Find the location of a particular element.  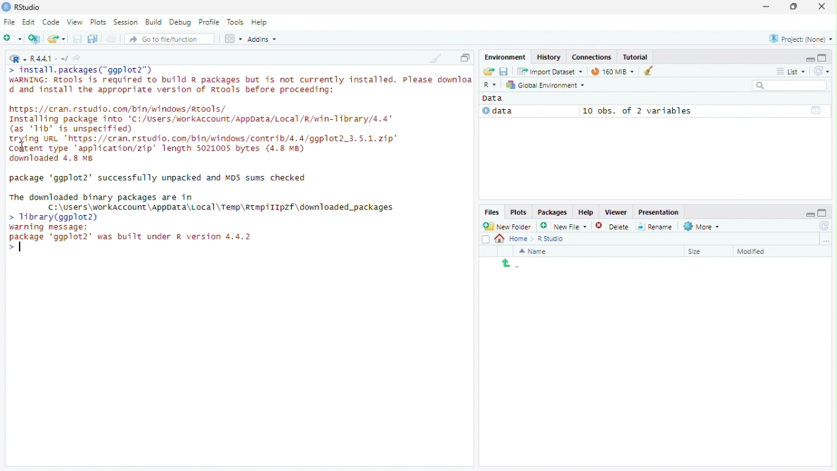

Global environment is located at coordinates (546, 85).